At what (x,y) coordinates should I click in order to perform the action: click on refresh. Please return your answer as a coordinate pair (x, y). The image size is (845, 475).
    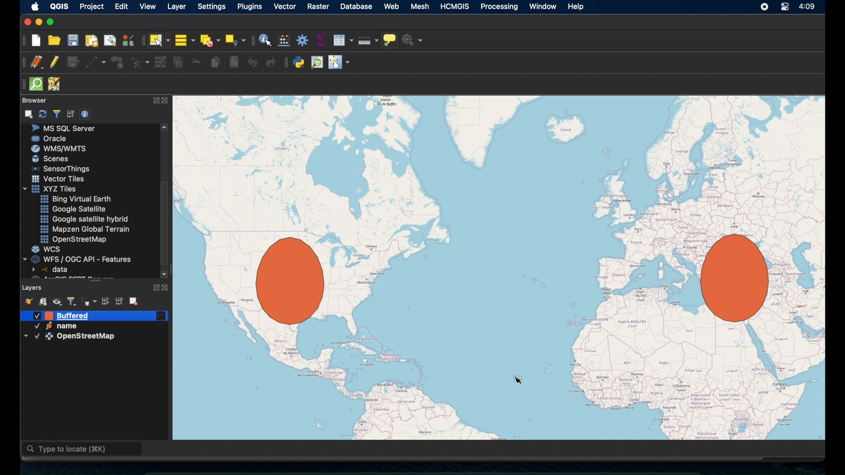
    Looking at the image, I should click on (43, 113).